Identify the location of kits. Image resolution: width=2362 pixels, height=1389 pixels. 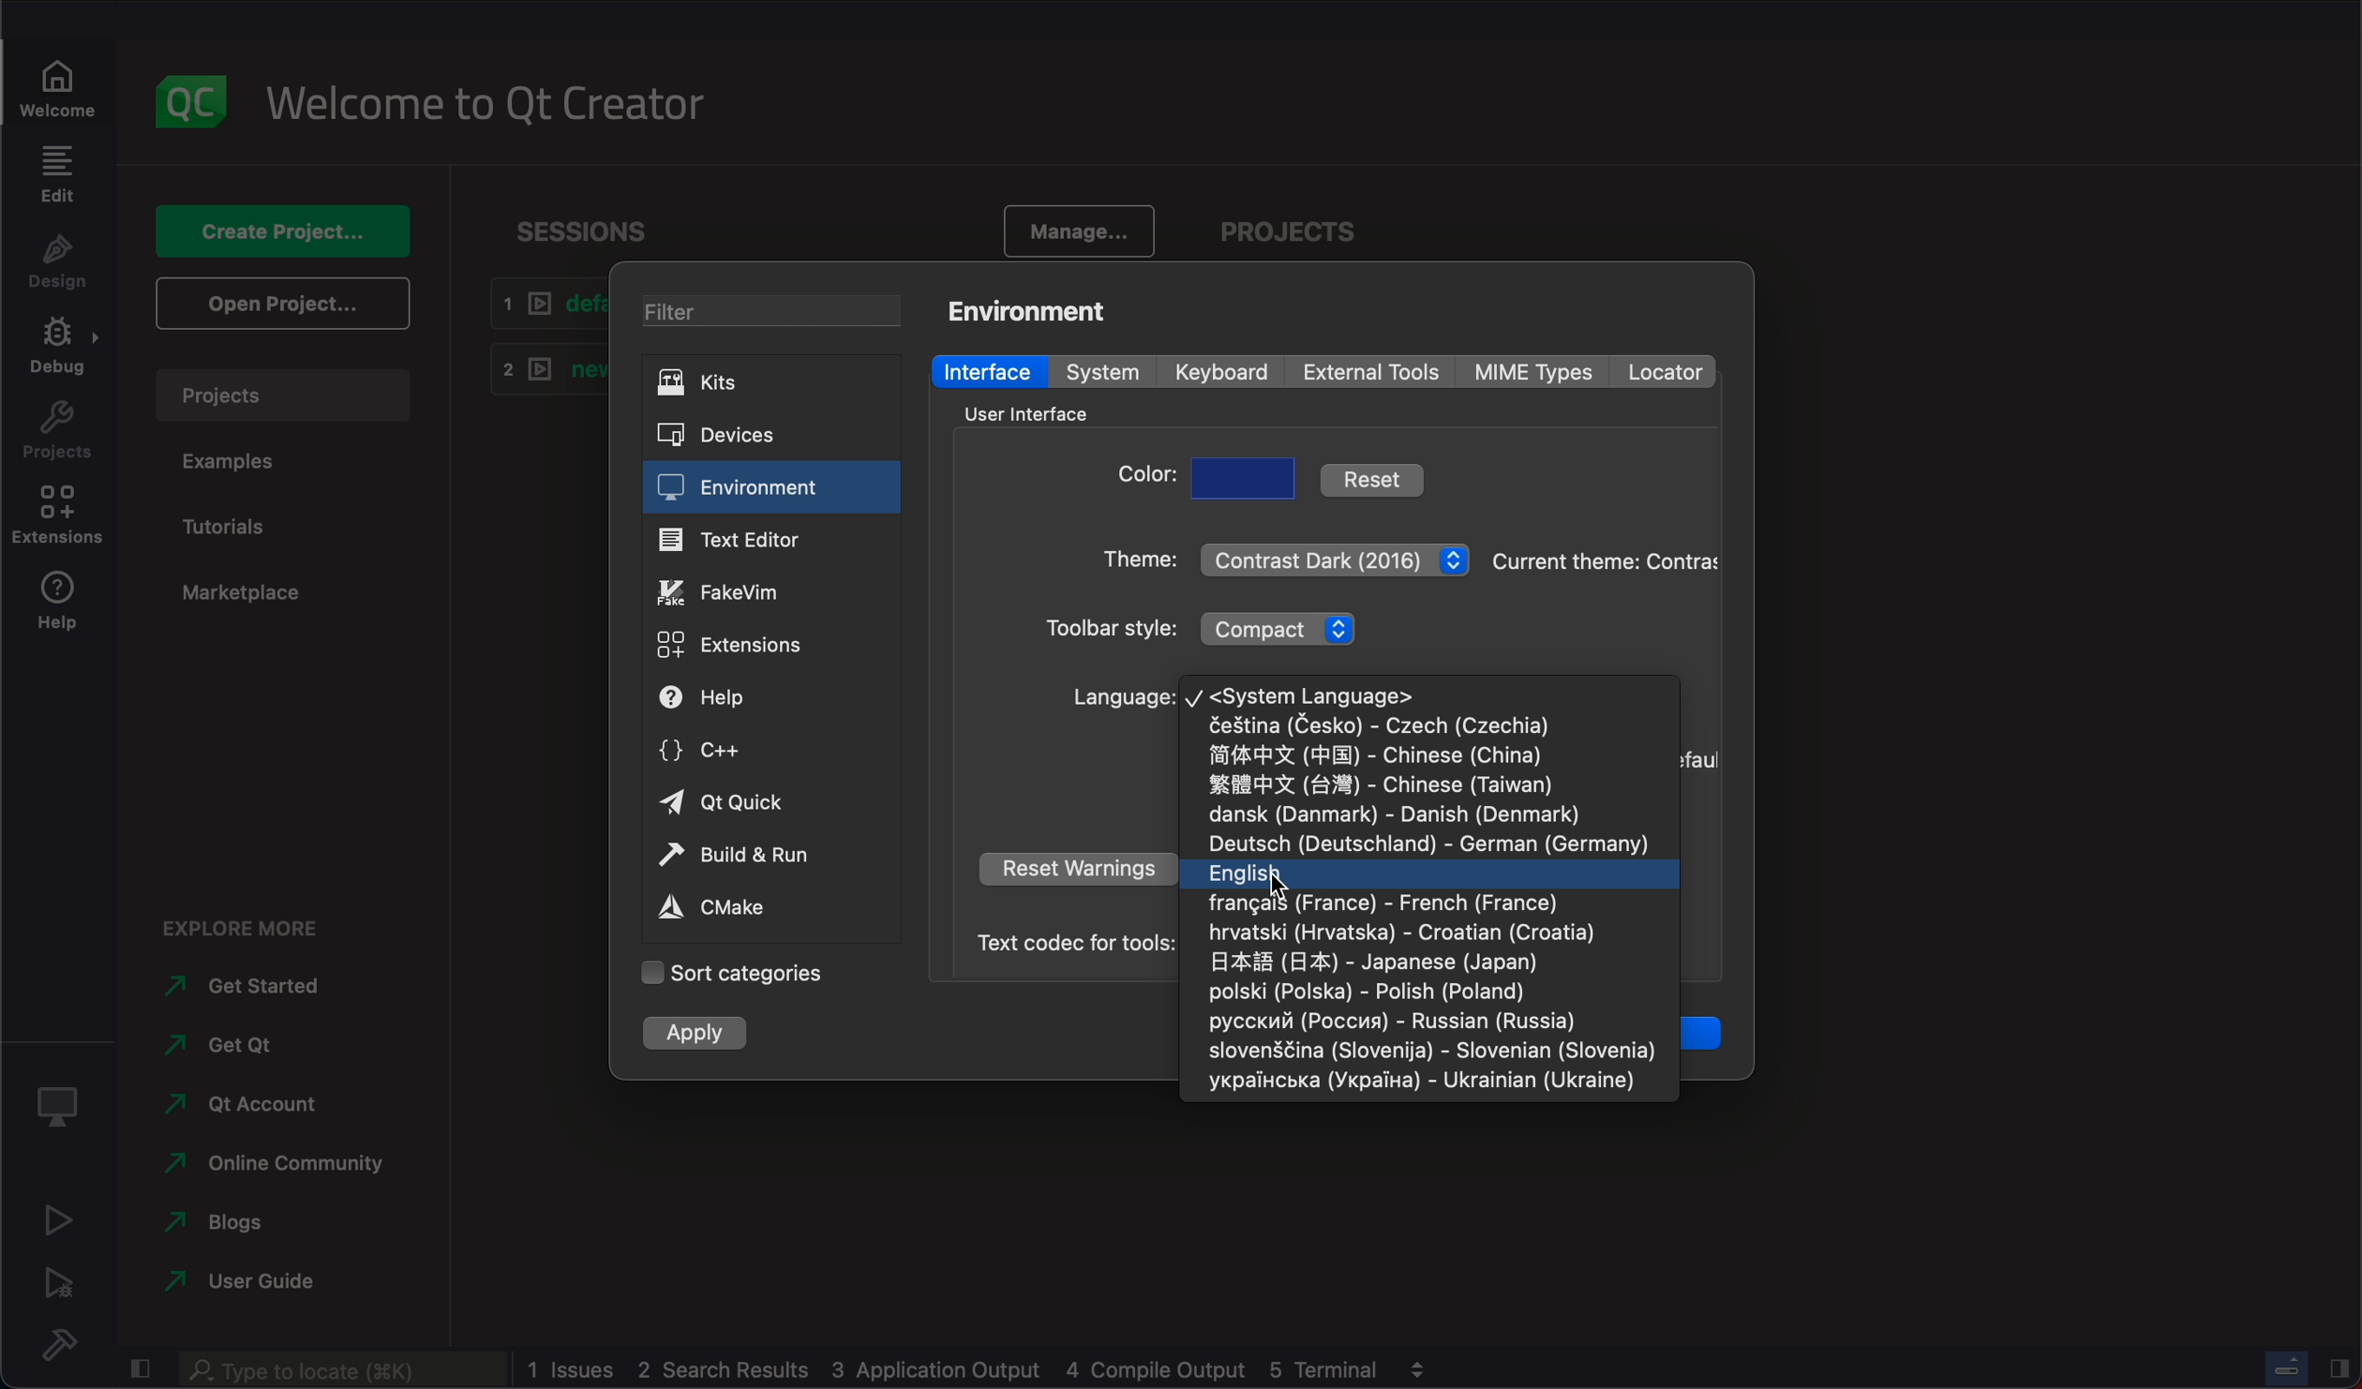
(764, 382).